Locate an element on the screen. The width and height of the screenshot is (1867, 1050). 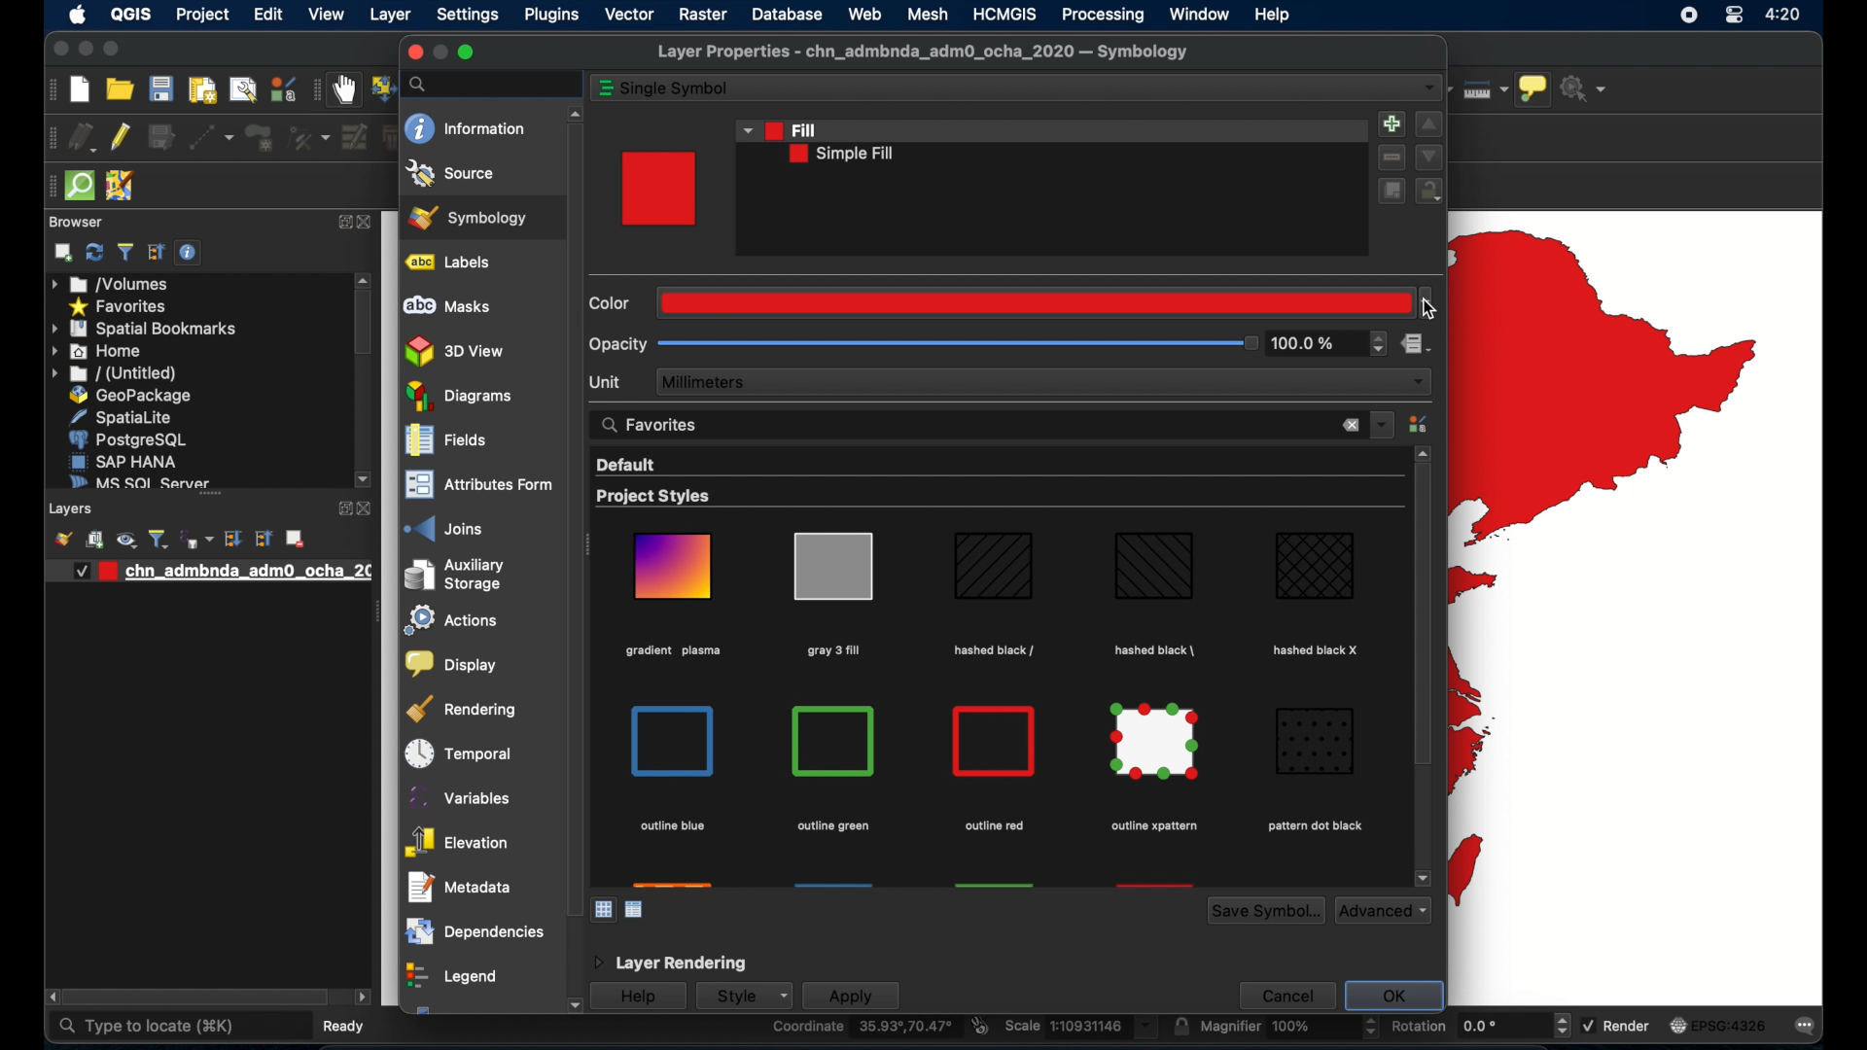
rendering is located at coordinates (464, 709).